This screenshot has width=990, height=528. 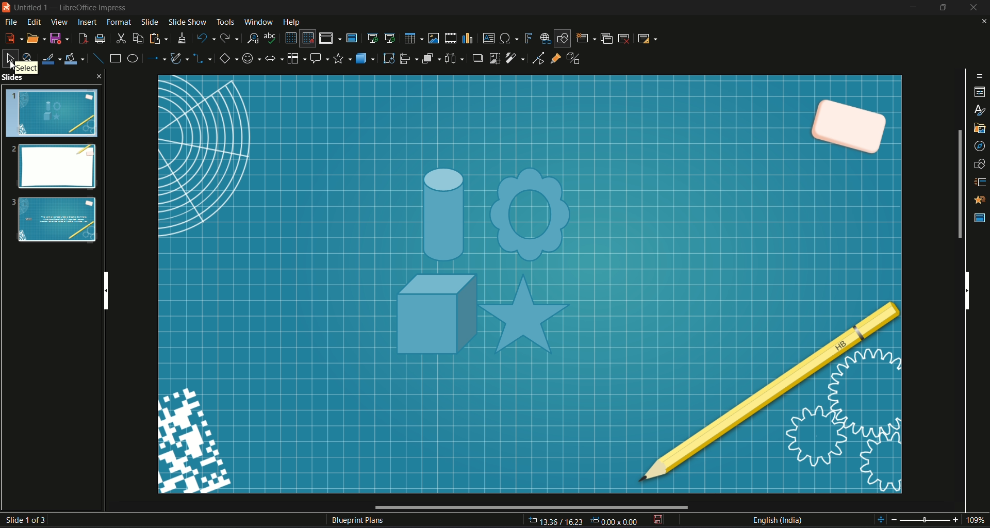 I want to click on insert line, so click(x=97, y=58).